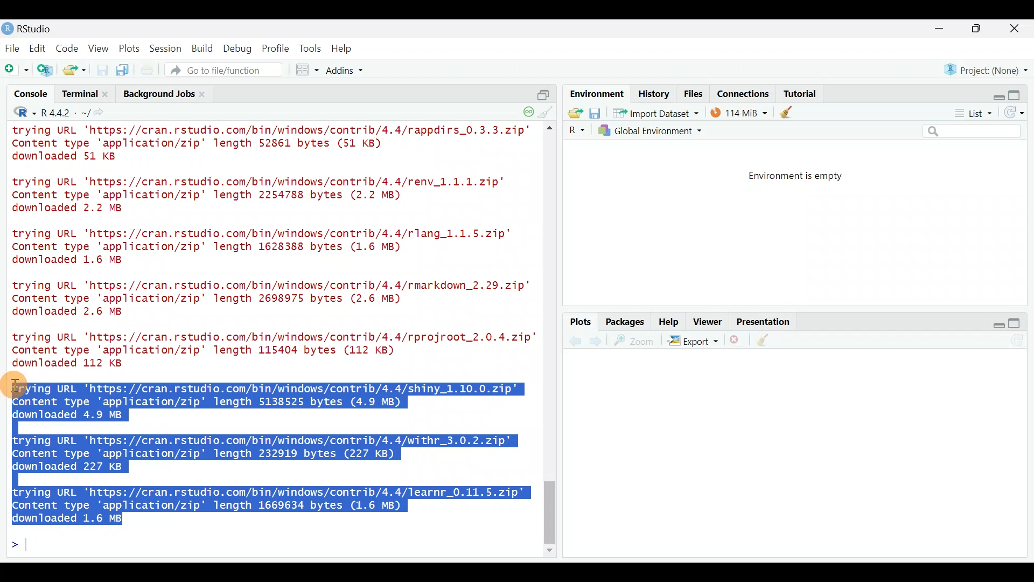 Image resolution: width=1034 pixels, height=582 pixels. What do you see at coordinates (32, 95) in the screenshot?
I see `Console` at bounding box center [32, 95].